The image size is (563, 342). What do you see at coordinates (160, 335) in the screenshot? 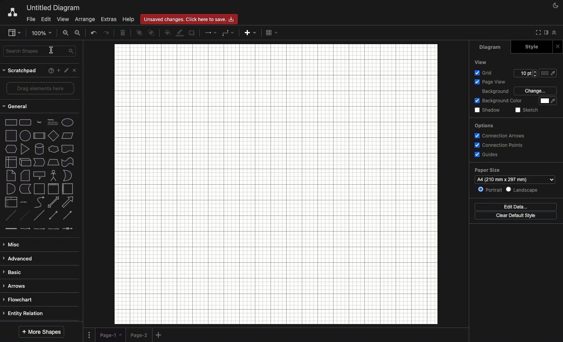
I see `Add` at bounding box center [160, 335].